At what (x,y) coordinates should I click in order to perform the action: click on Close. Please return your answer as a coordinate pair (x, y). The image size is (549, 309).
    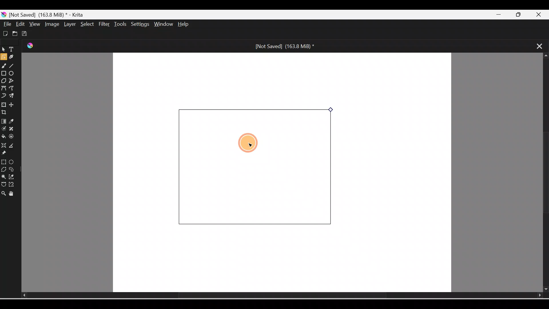
    Looking at the image, I should click on (542, 14).